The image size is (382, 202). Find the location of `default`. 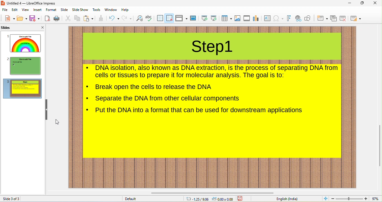

default is located at coordinates (133, 199).